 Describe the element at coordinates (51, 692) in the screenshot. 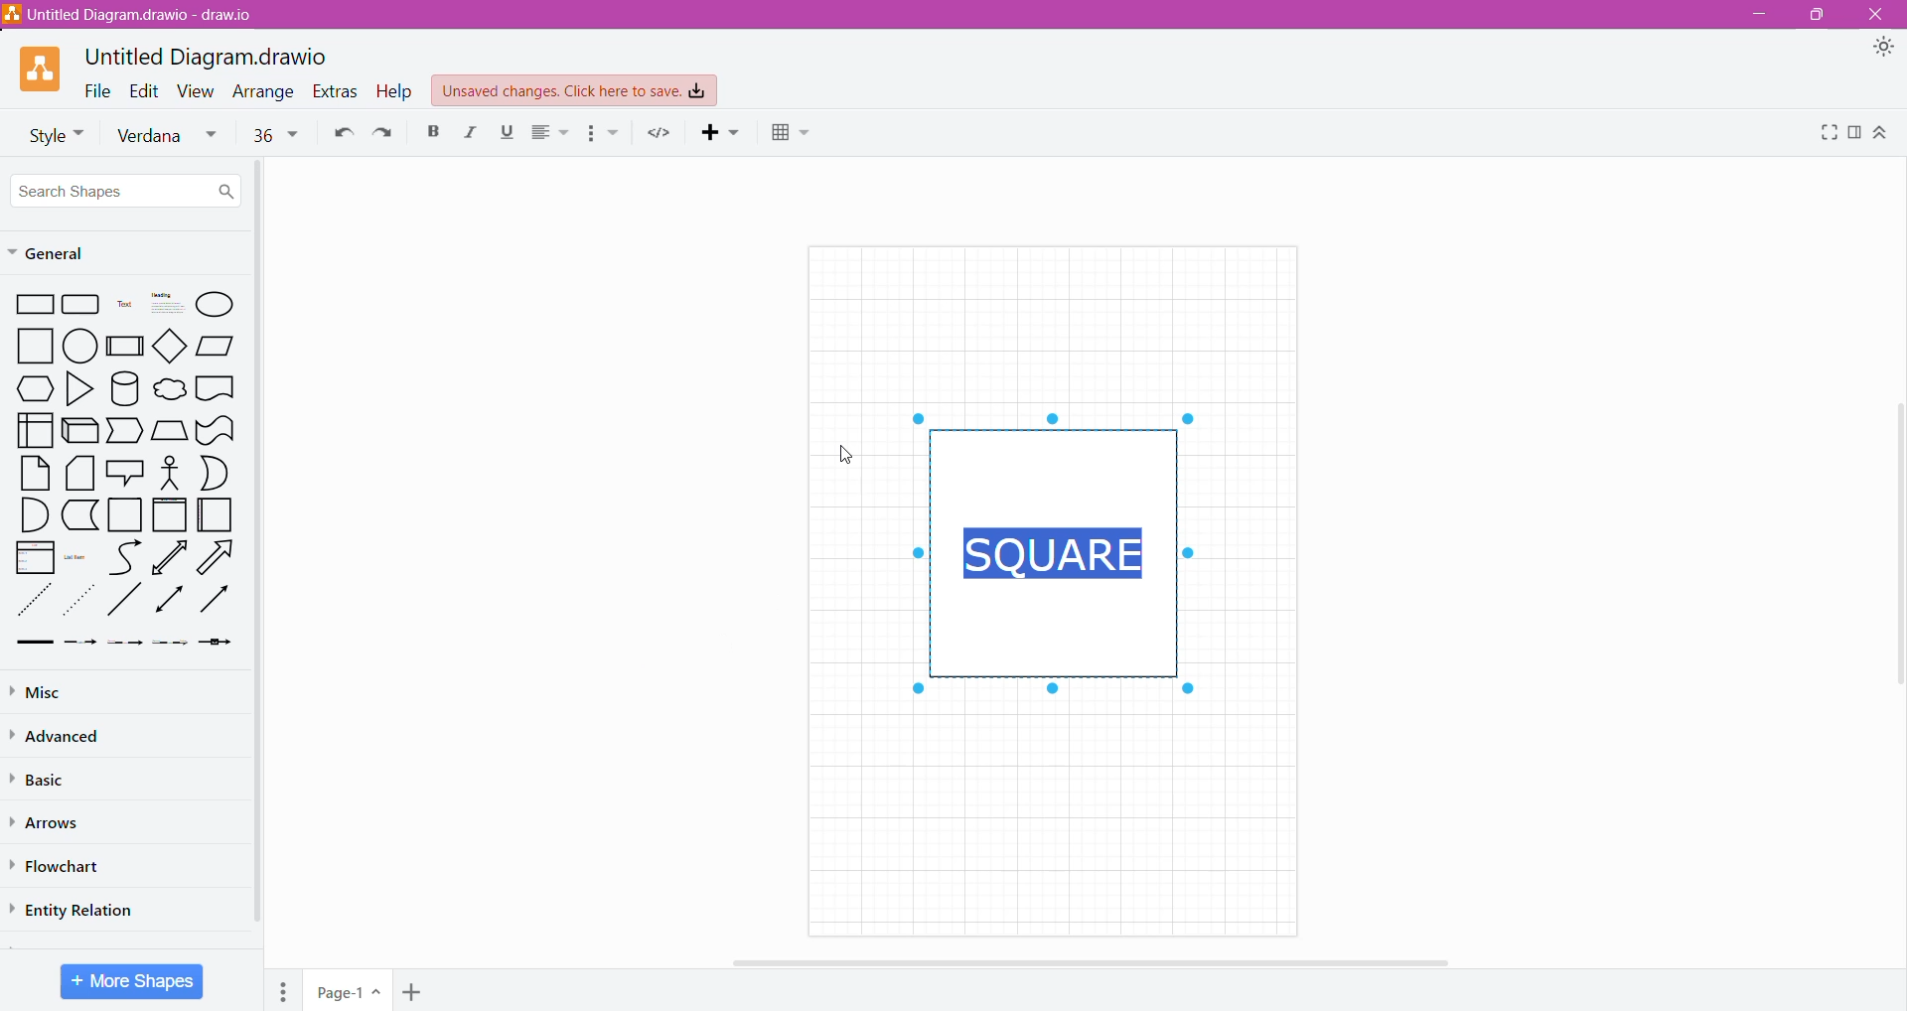

I see `Misc` at that location.